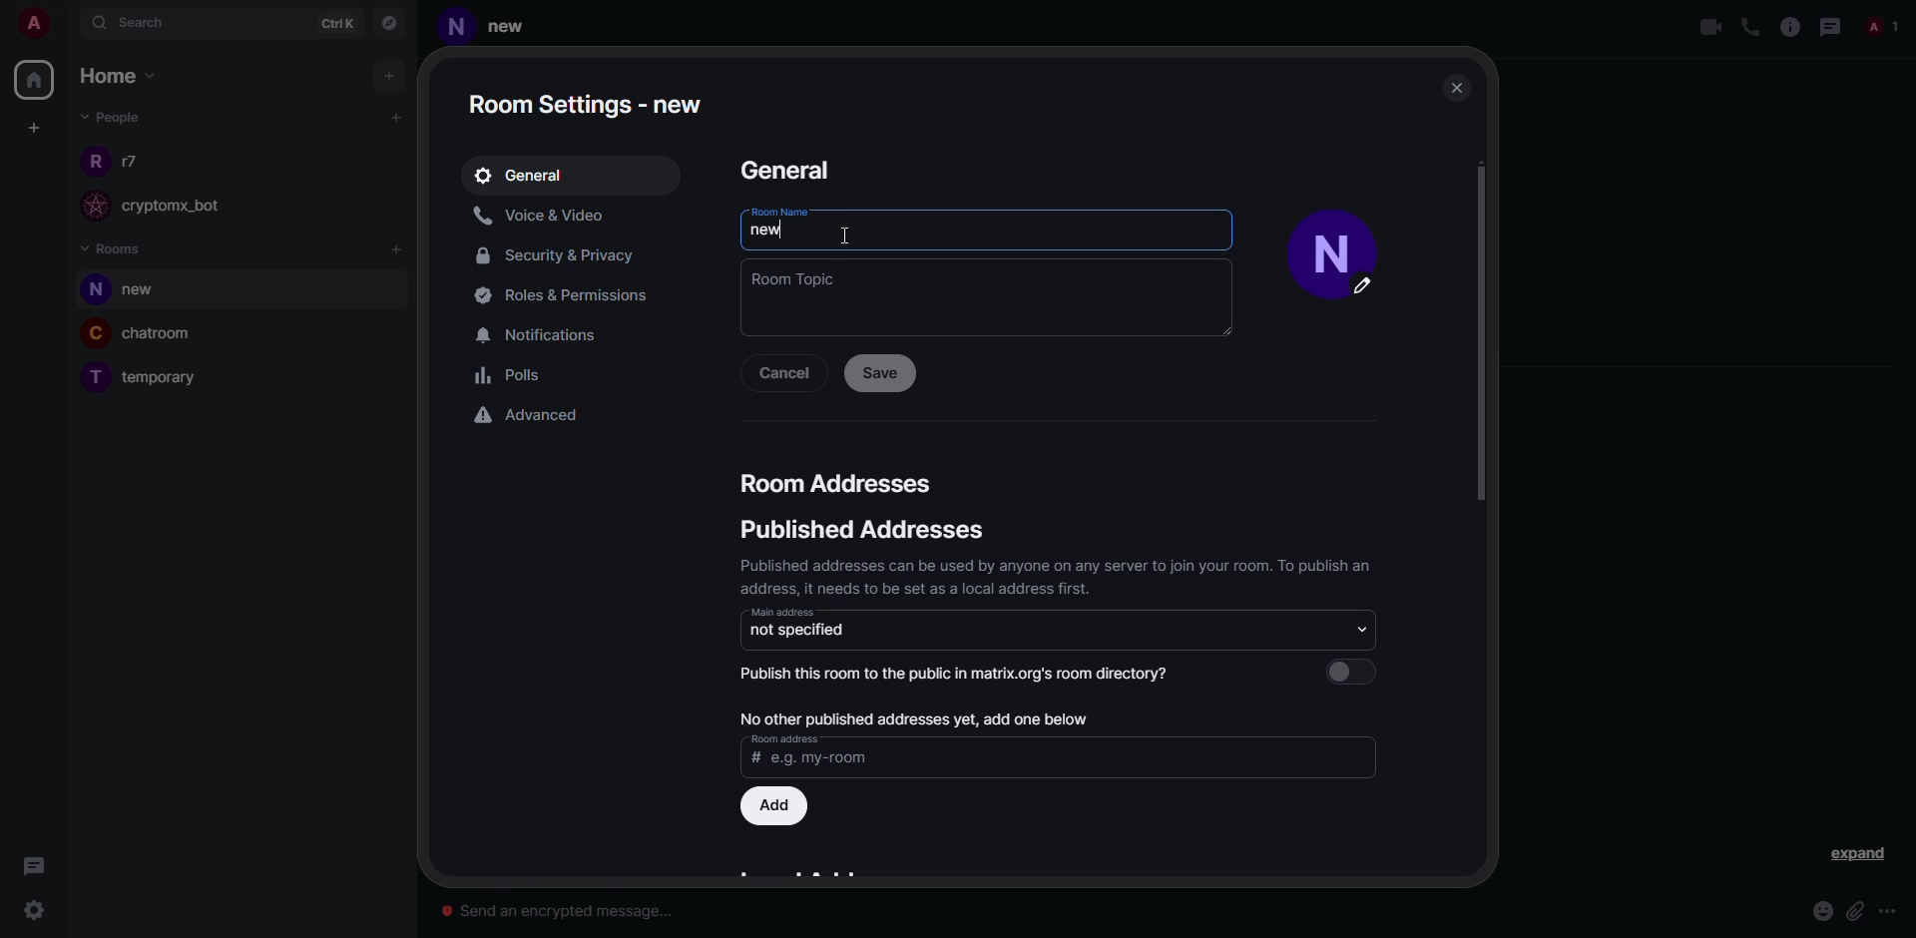 The width and height of the screenshot is (1916, 938). What do you see at coordinates (1885, 26) in the screenshot?
I see `people` at bounding box center [1885, 26].